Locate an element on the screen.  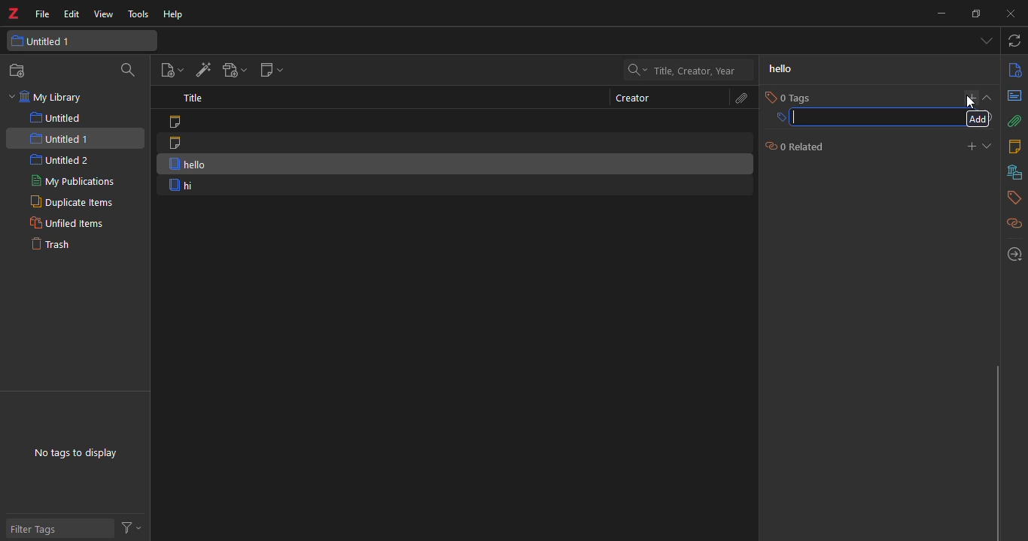
new collection is located at coordinates (18, 71).